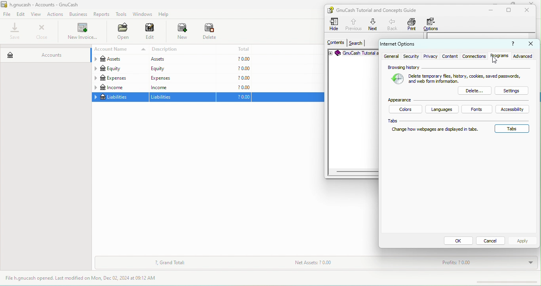  What do you see at coordinates (102, 14) in the screenshot?
I see `reports` at bounding box center [102, 14].